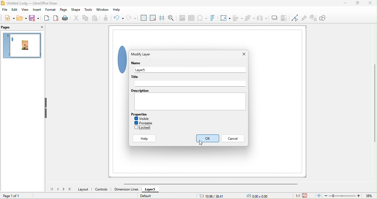  What do you see at coordinates (295, 18) in the screenshot?
I see `toggle point edit mode` at bounding box center [295, 18].